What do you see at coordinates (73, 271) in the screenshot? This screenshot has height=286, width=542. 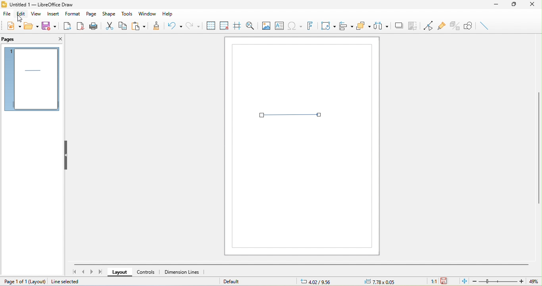 I see `first page` at bounding box center [73, 271].